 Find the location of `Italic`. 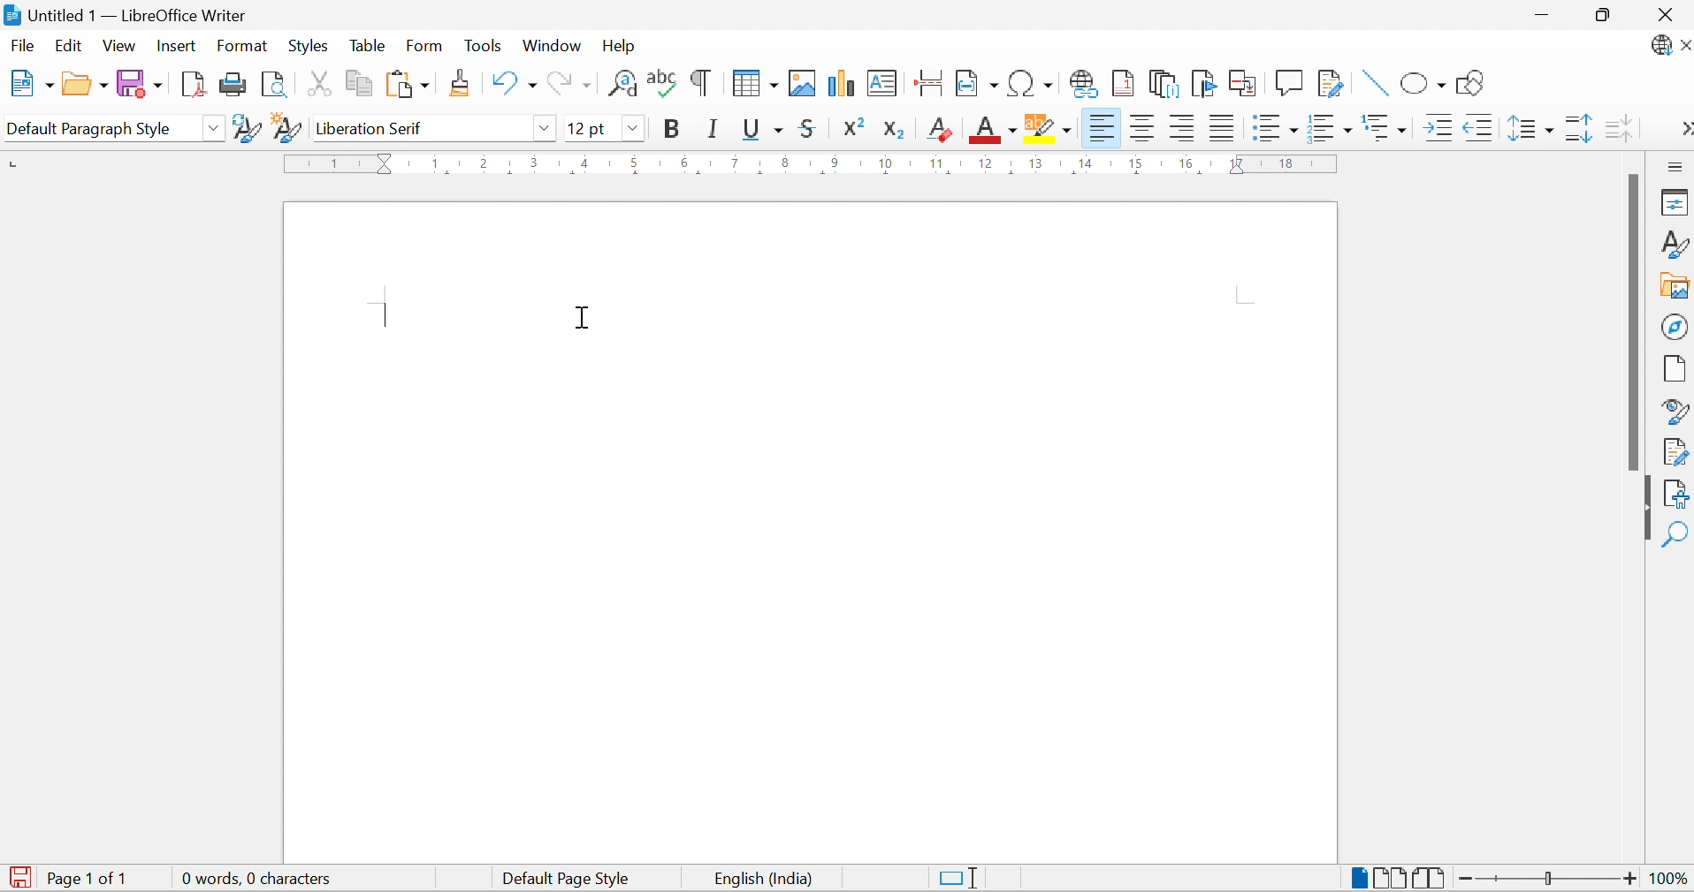

Italic is located at coordinates (715, 128).